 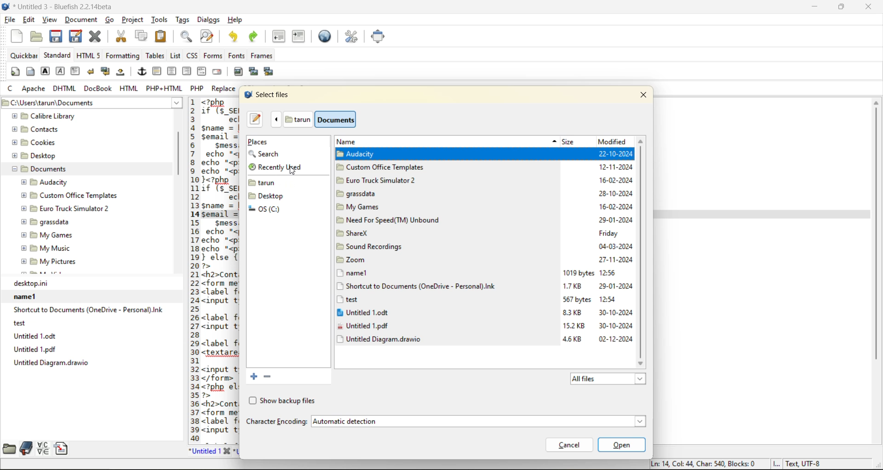 I want to click on search, so click(x=270, y=155).